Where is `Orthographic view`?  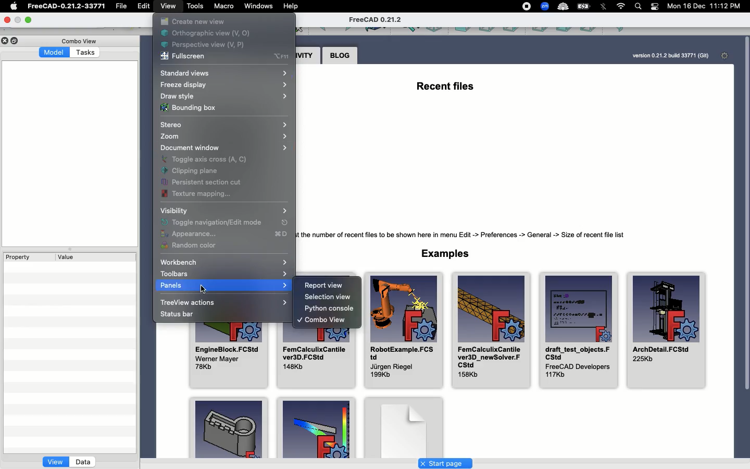 Orthographic view is located at coordinates (221, 32).